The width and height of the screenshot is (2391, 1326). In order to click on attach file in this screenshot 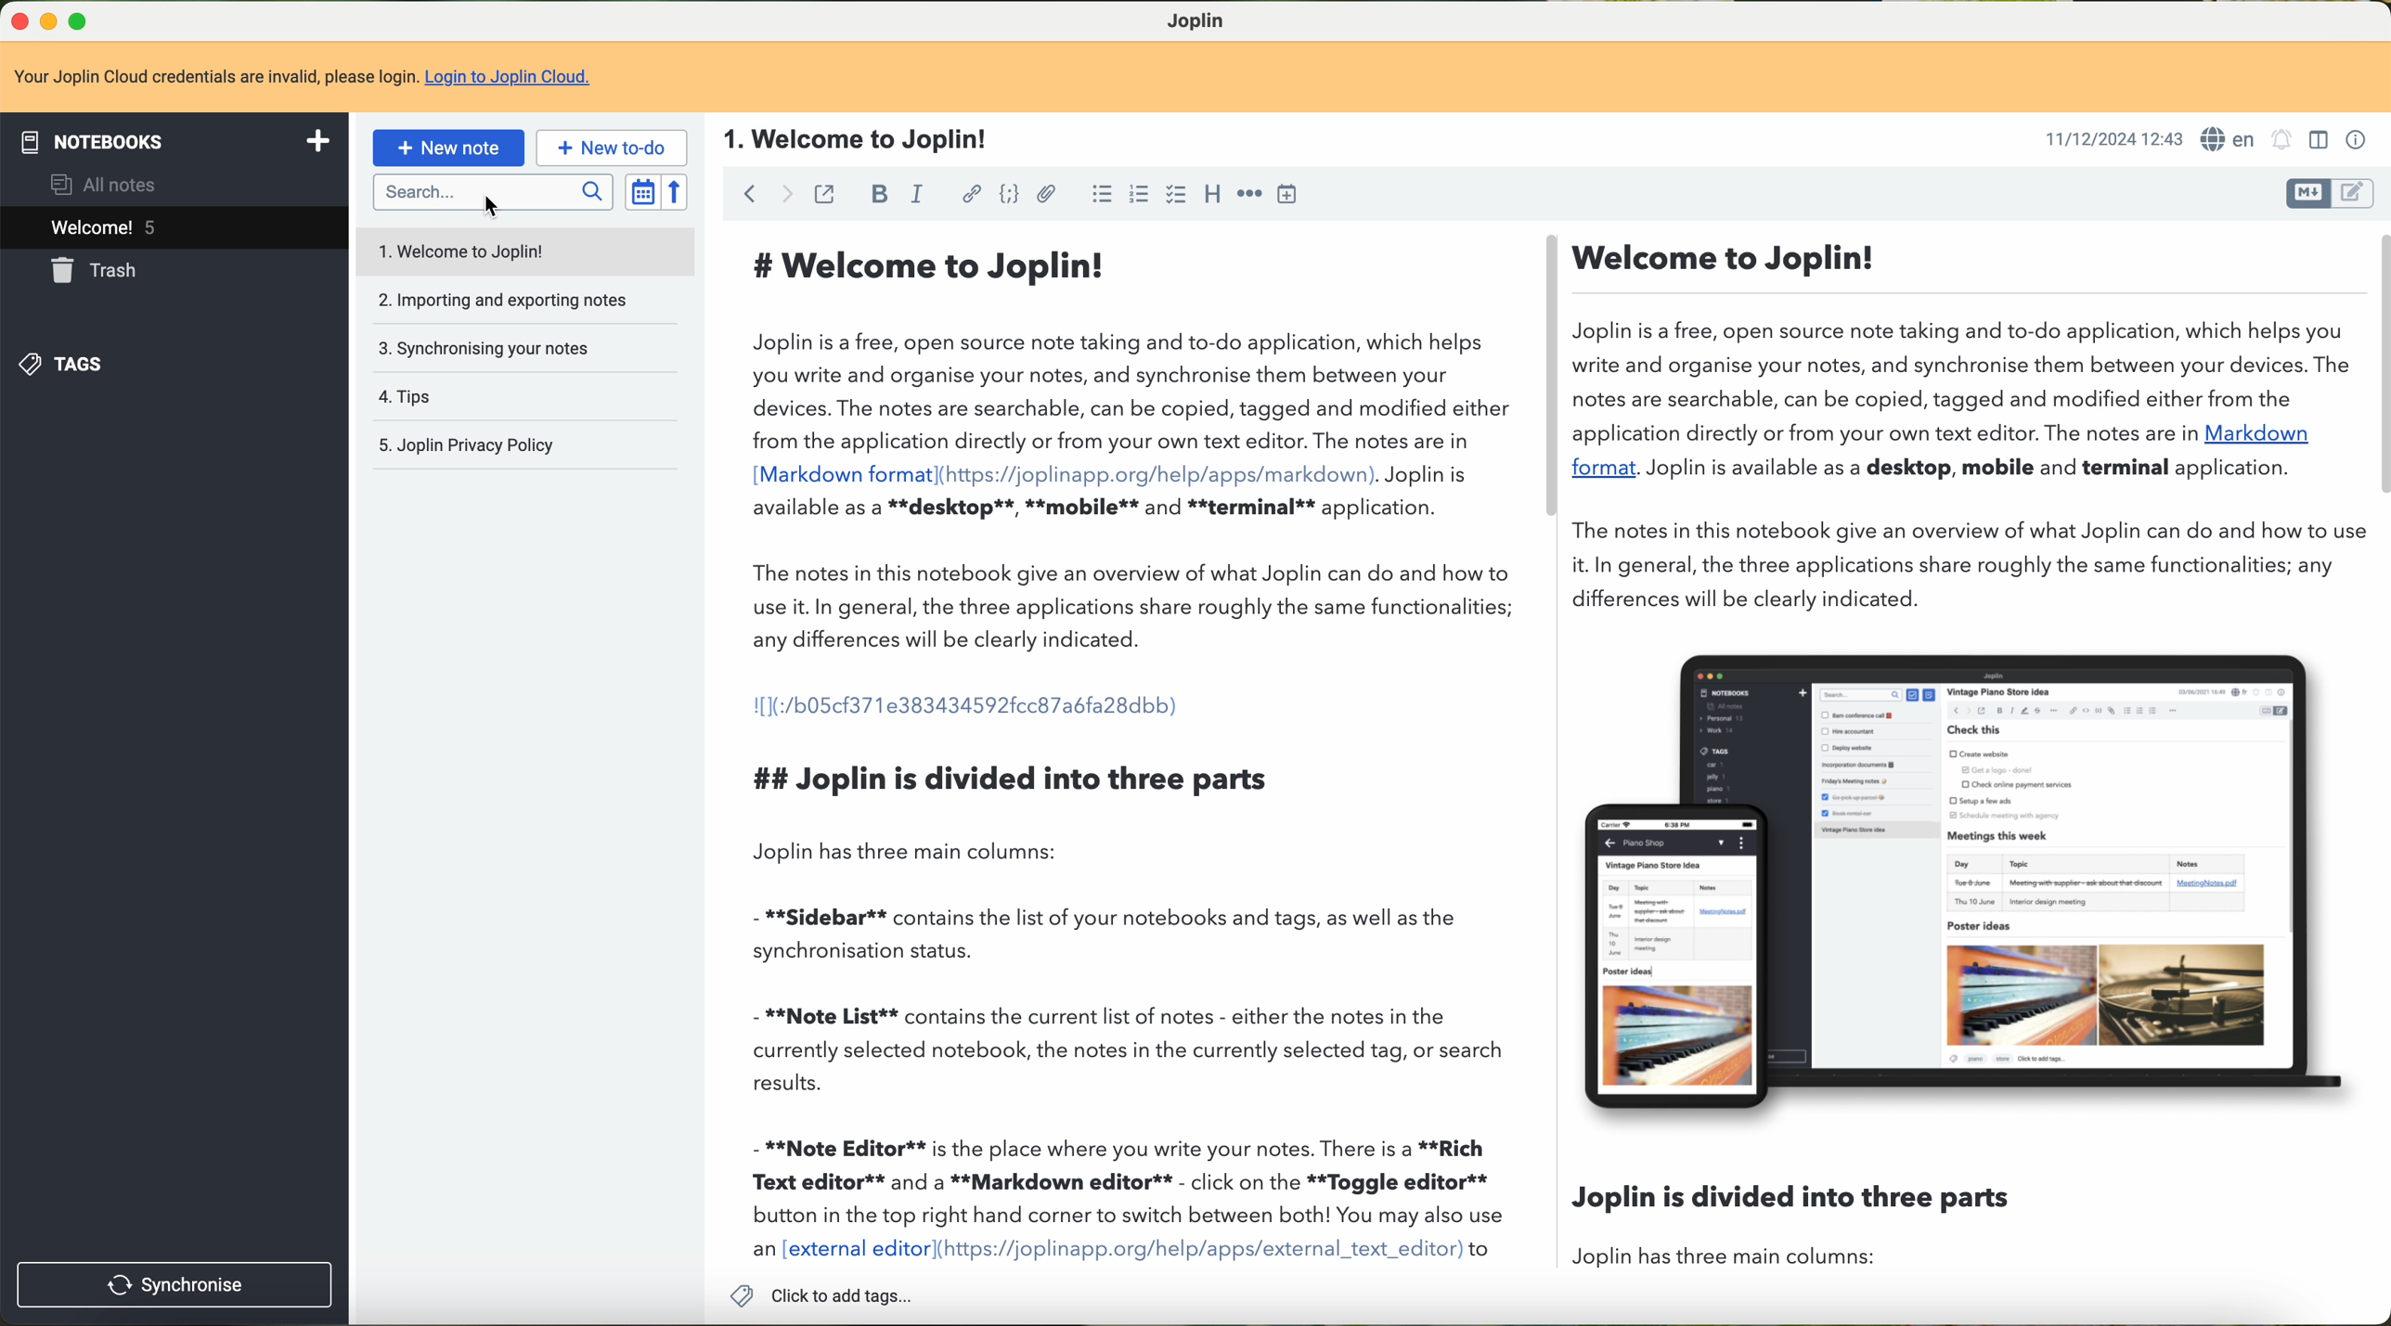, I will do `click(1047, 196)`.